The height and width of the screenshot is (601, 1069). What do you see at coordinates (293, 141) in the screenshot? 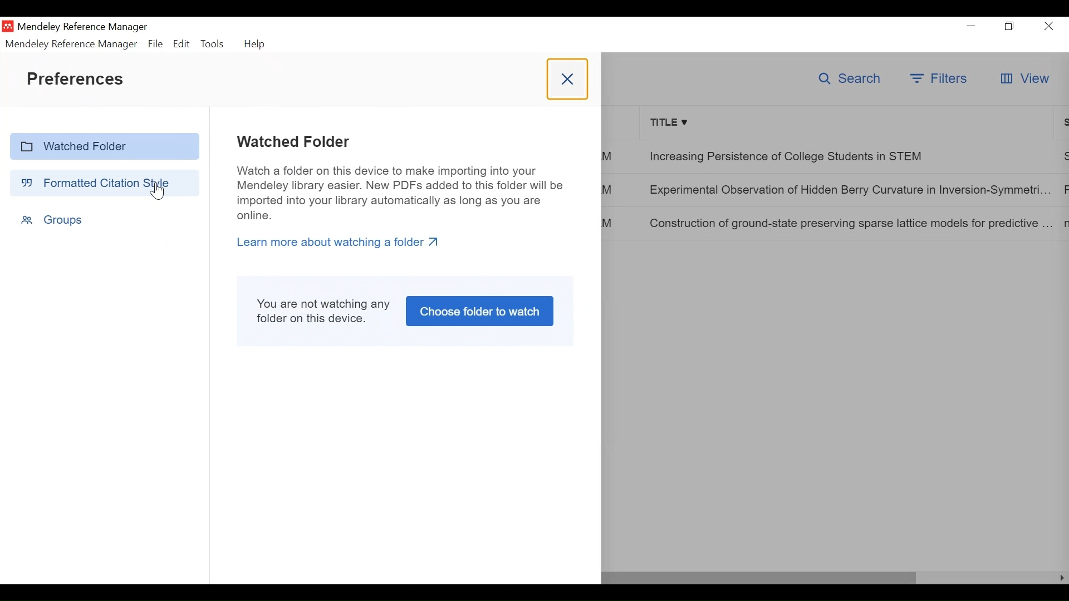
I see `Watched Folder` at bounding box center [293, 141].